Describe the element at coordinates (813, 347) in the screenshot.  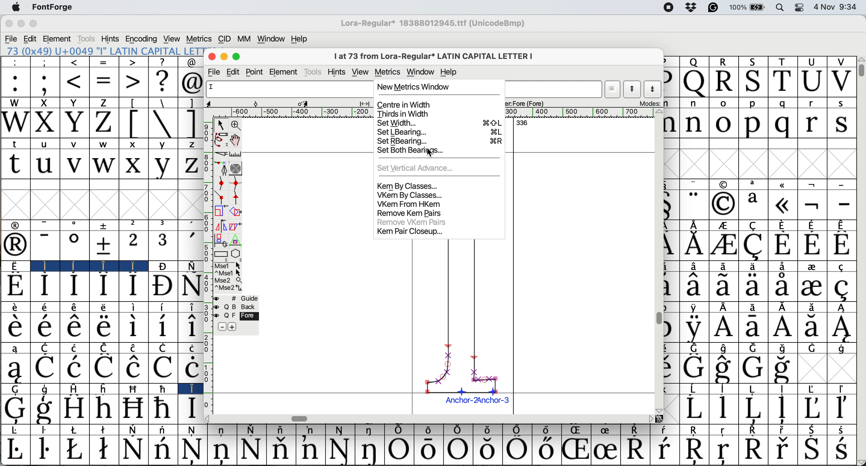
I see `` at that location.